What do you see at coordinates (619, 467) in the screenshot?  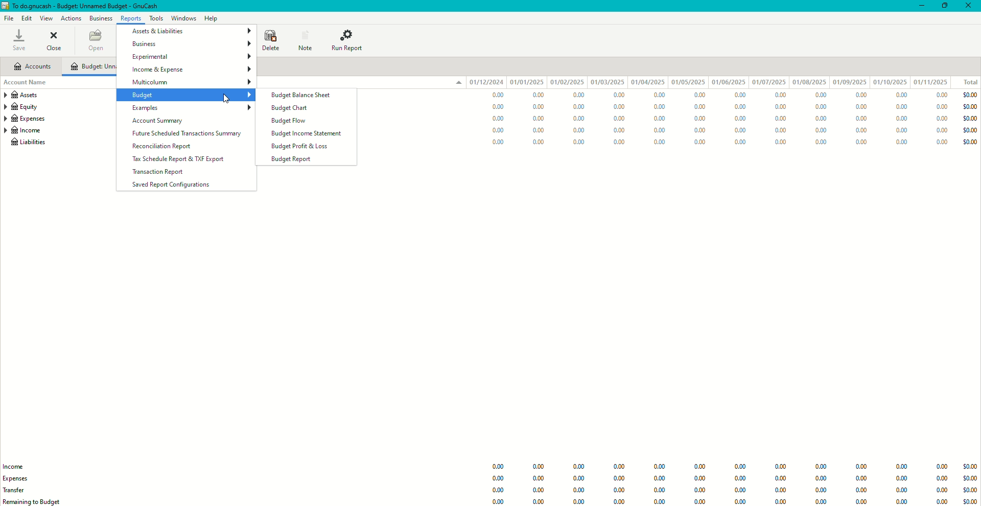 I see `0.00` at bounding box center [619, 467].